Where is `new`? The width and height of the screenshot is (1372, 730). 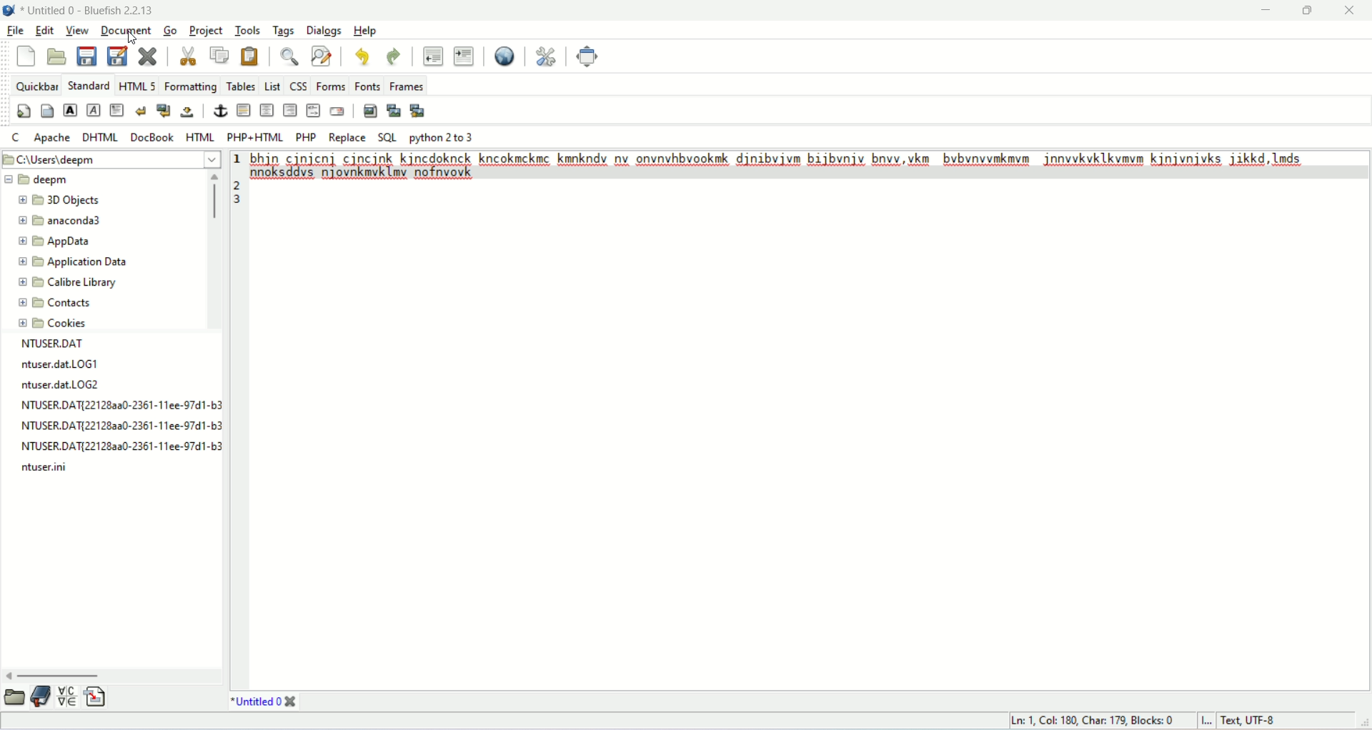
new is located at coordinates (24, 55).